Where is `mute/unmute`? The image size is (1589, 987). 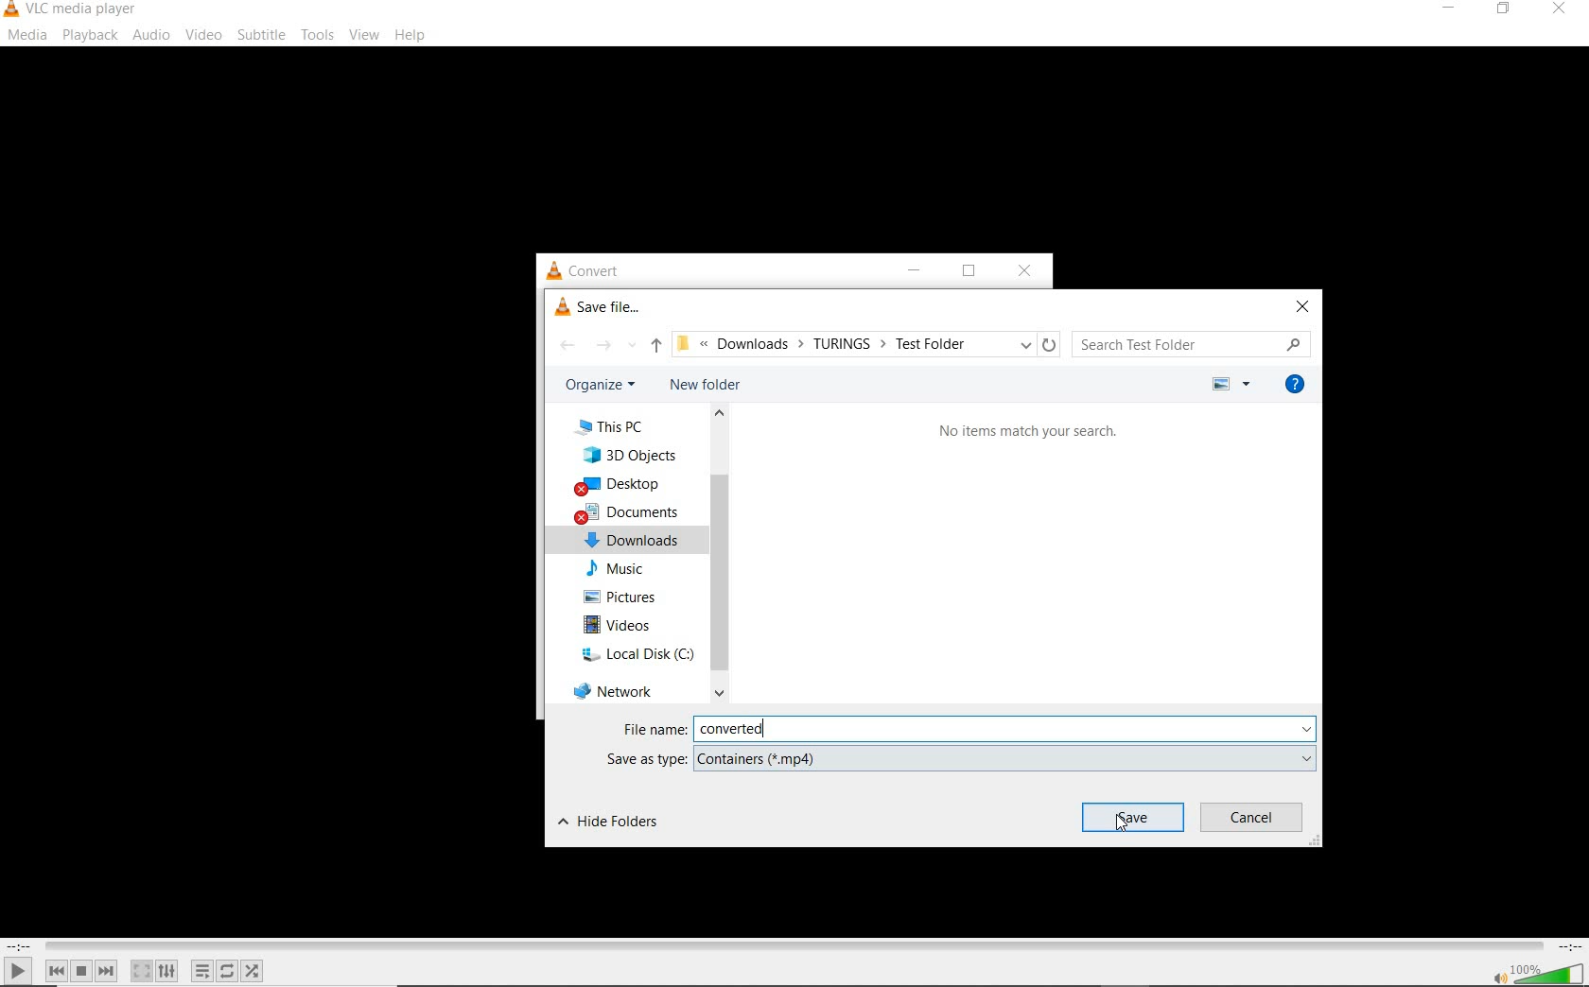 mute/unmute is located at coordinates (1498, 977).